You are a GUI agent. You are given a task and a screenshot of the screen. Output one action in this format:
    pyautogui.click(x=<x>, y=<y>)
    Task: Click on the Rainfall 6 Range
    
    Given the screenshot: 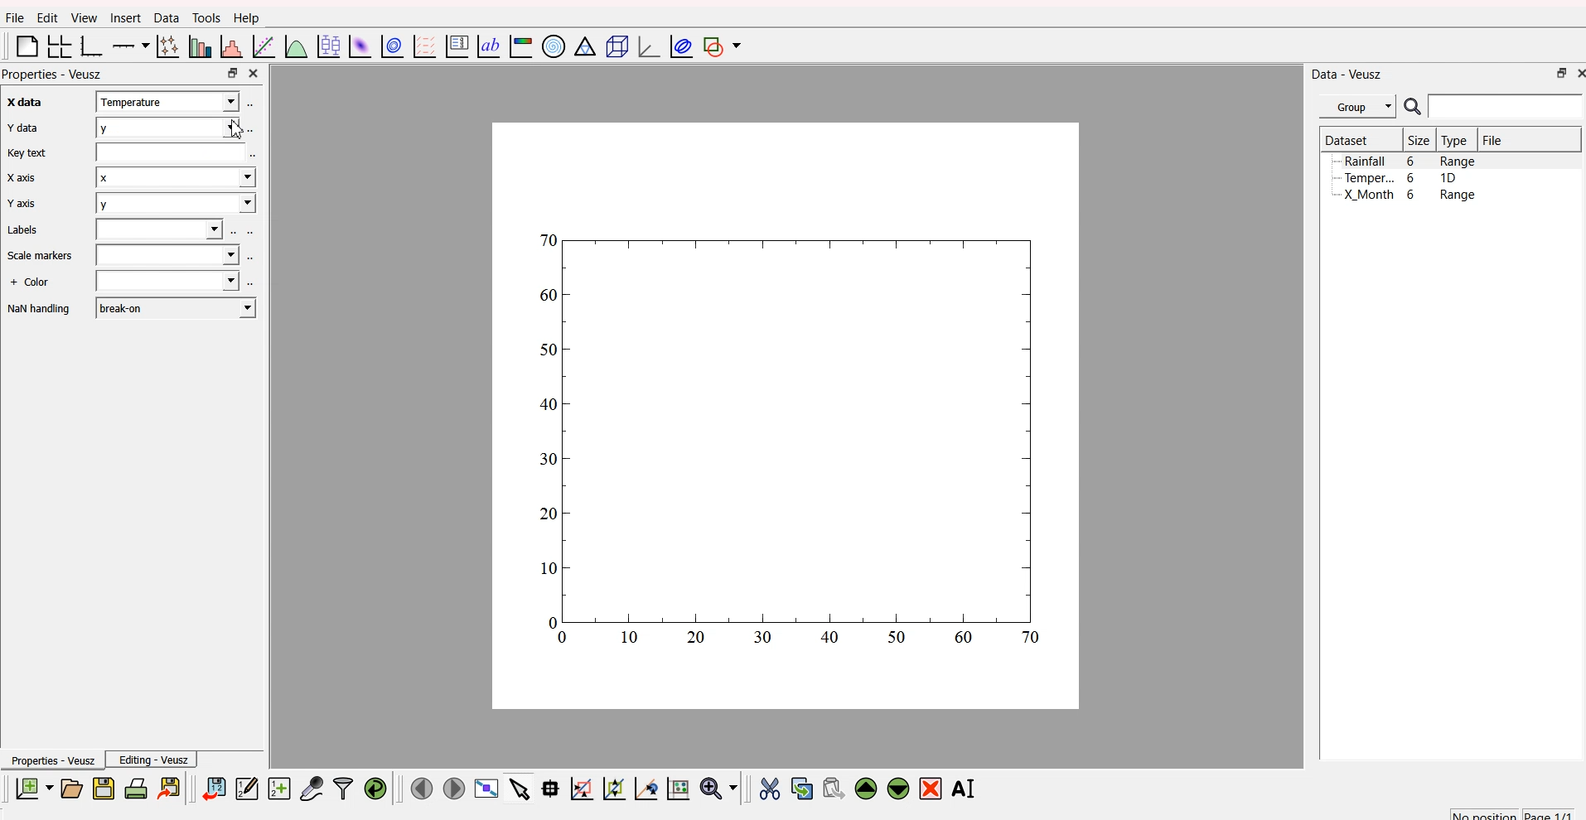 What is the action you would take?
    pyautogui.click(x=1412, y=161)
    